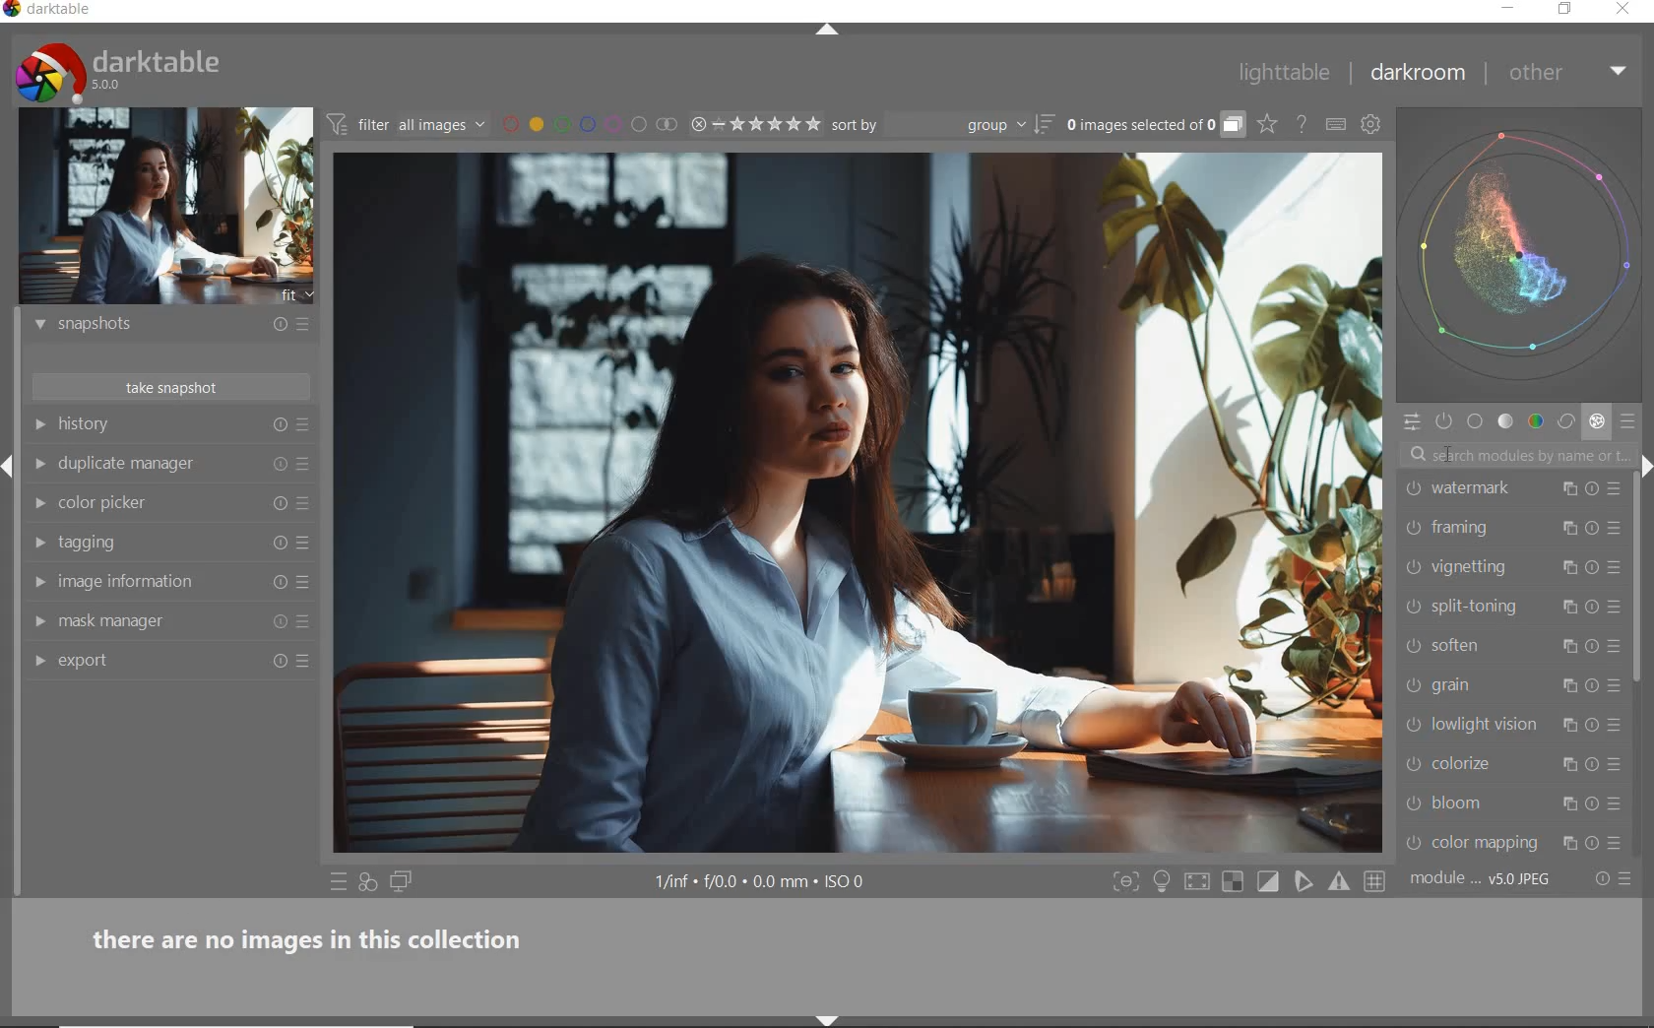  What do you see at coordinates (1567, 489) in the screenshot?
I see `multiple instance actions` at bounding box center [1567, 489].